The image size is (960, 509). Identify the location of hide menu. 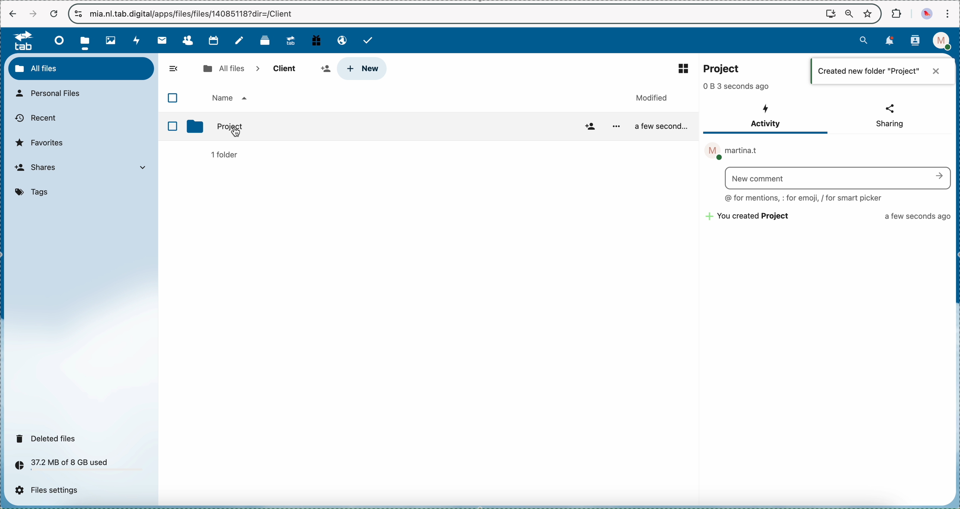
(174, 69).